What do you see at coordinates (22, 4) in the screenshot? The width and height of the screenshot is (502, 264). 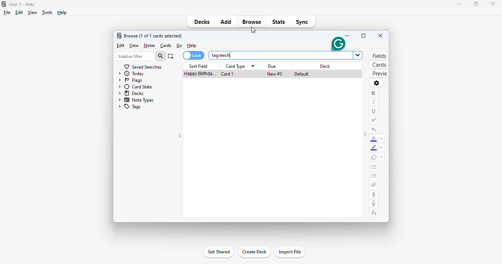 I see `title` at bounding box center [22, 4].